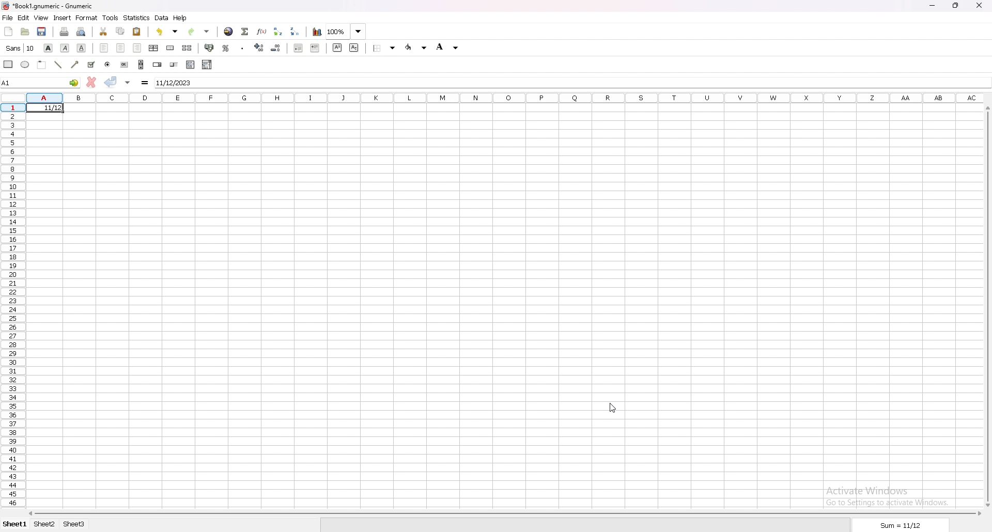 The height and width of the screenshot is (532, 992). I want to click on copy, so click(121, 30).